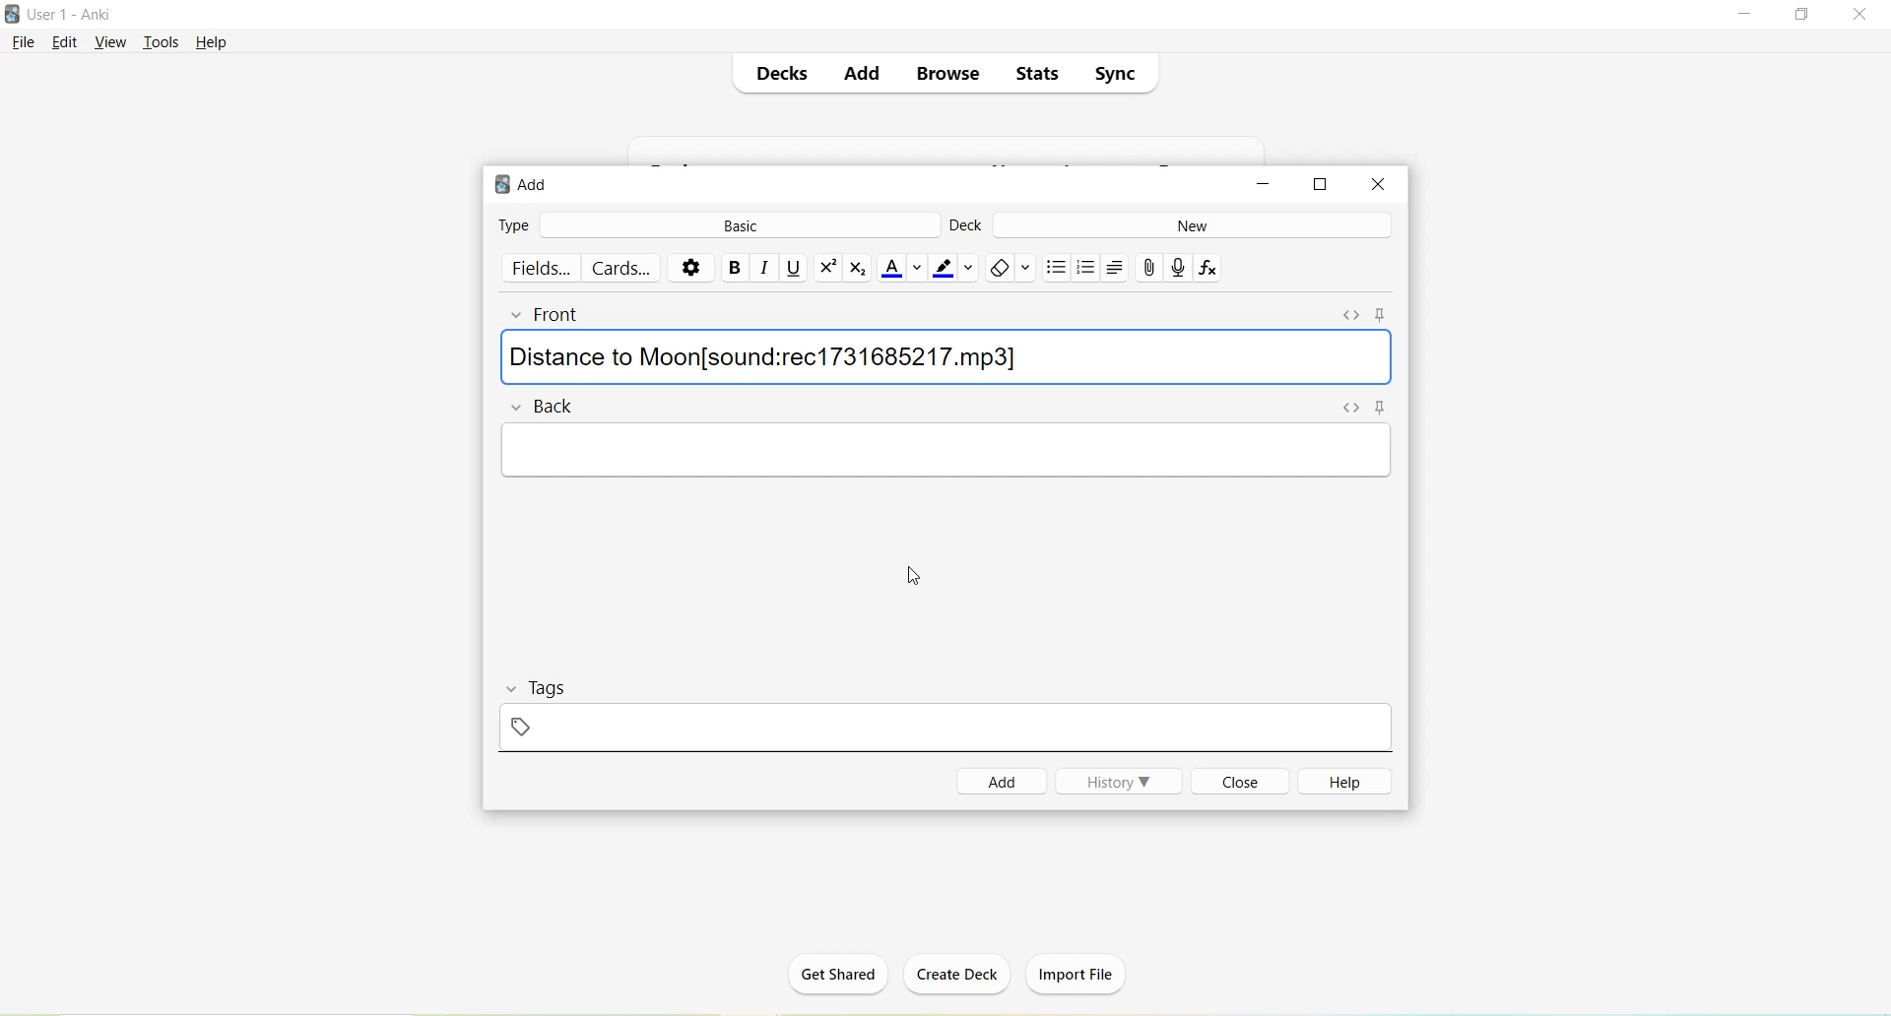 This screenshot has height=1016, width=1891. Describe the element at coordinates (779, 72) in the screenshot. I see `Decks` at that location.